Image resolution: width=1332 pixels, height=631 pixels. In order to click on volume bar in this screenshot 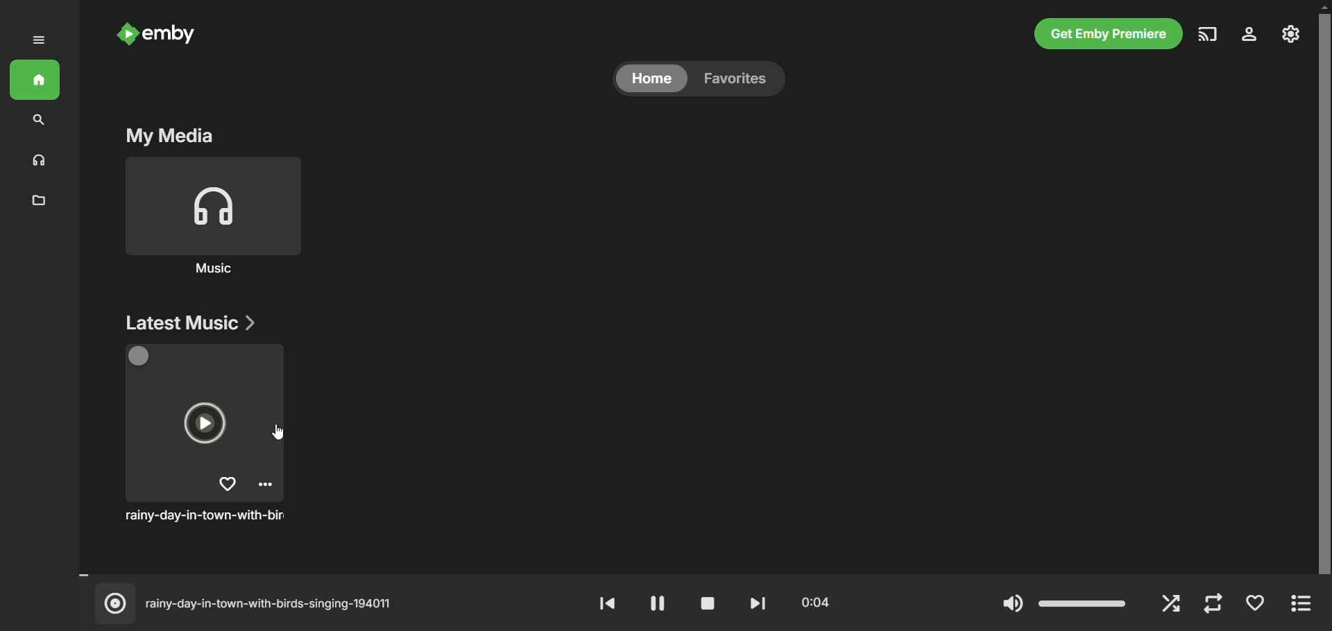, I will do `click(1064, 602)`.